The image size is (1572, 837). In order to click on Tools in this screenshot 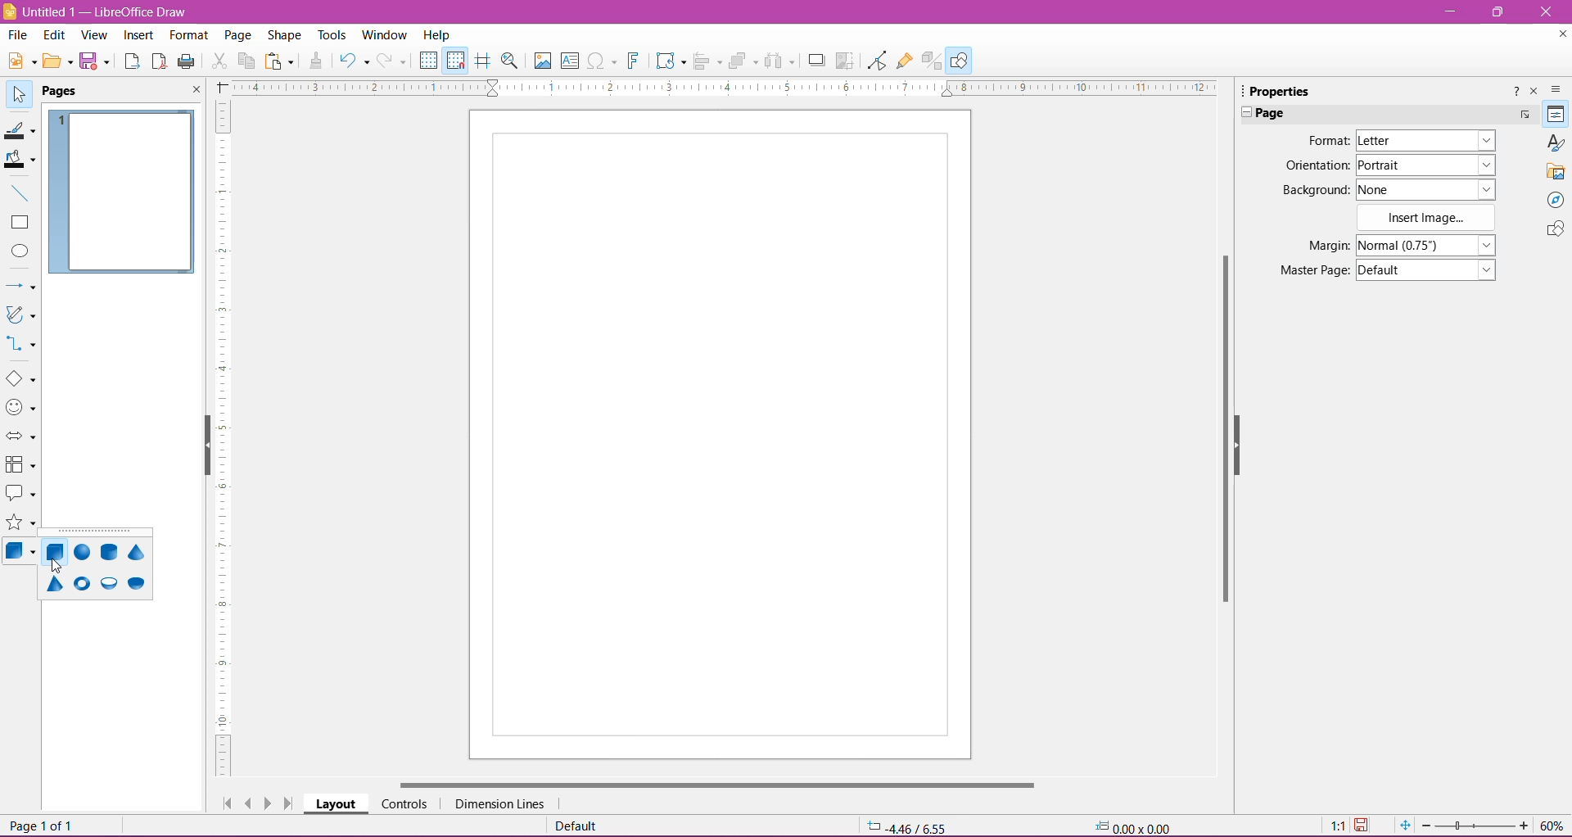, I will do `click(333, 35)`.